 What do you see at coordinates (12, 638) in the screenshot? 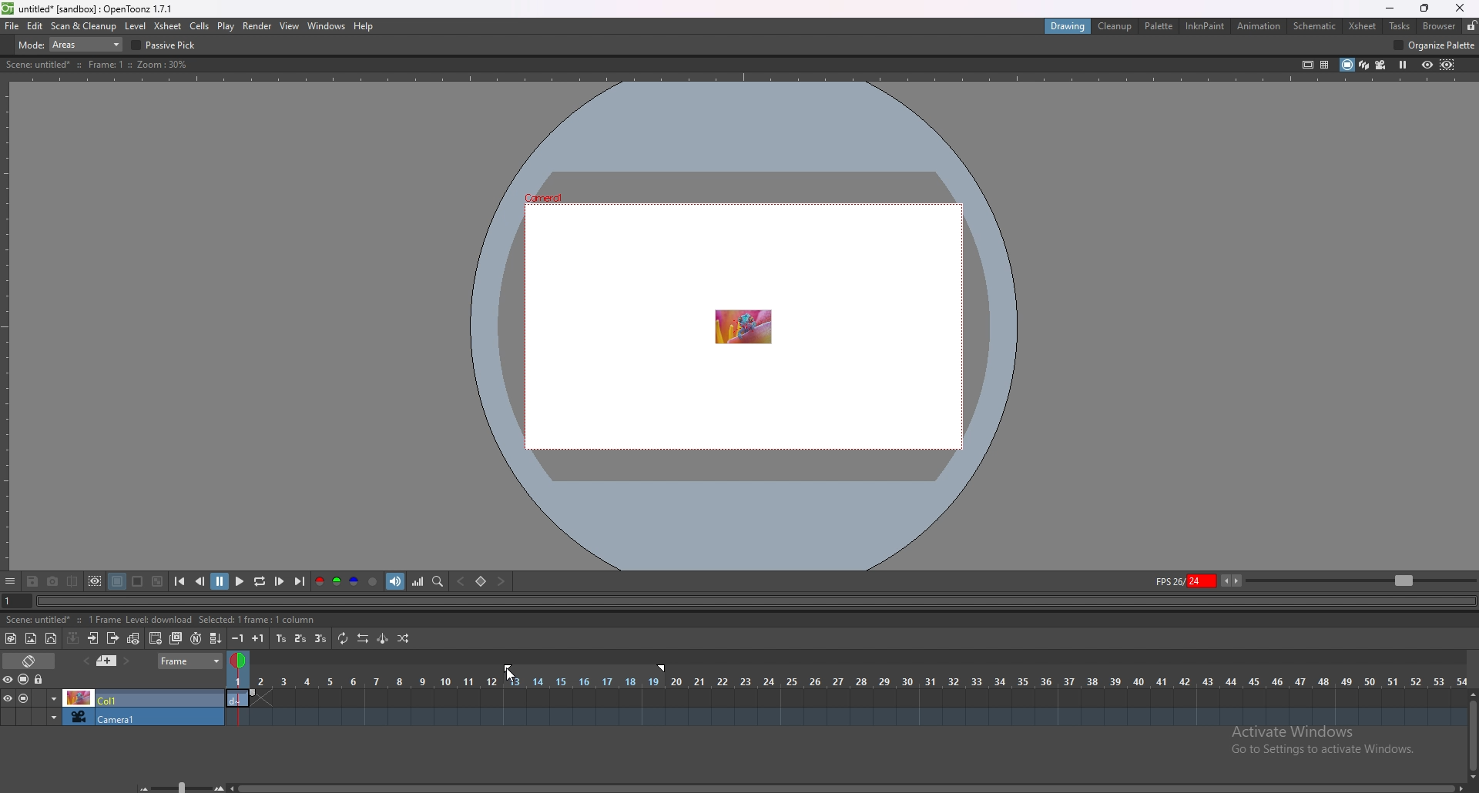
I see `new toonz raster level` at bounding box center [12, 638].